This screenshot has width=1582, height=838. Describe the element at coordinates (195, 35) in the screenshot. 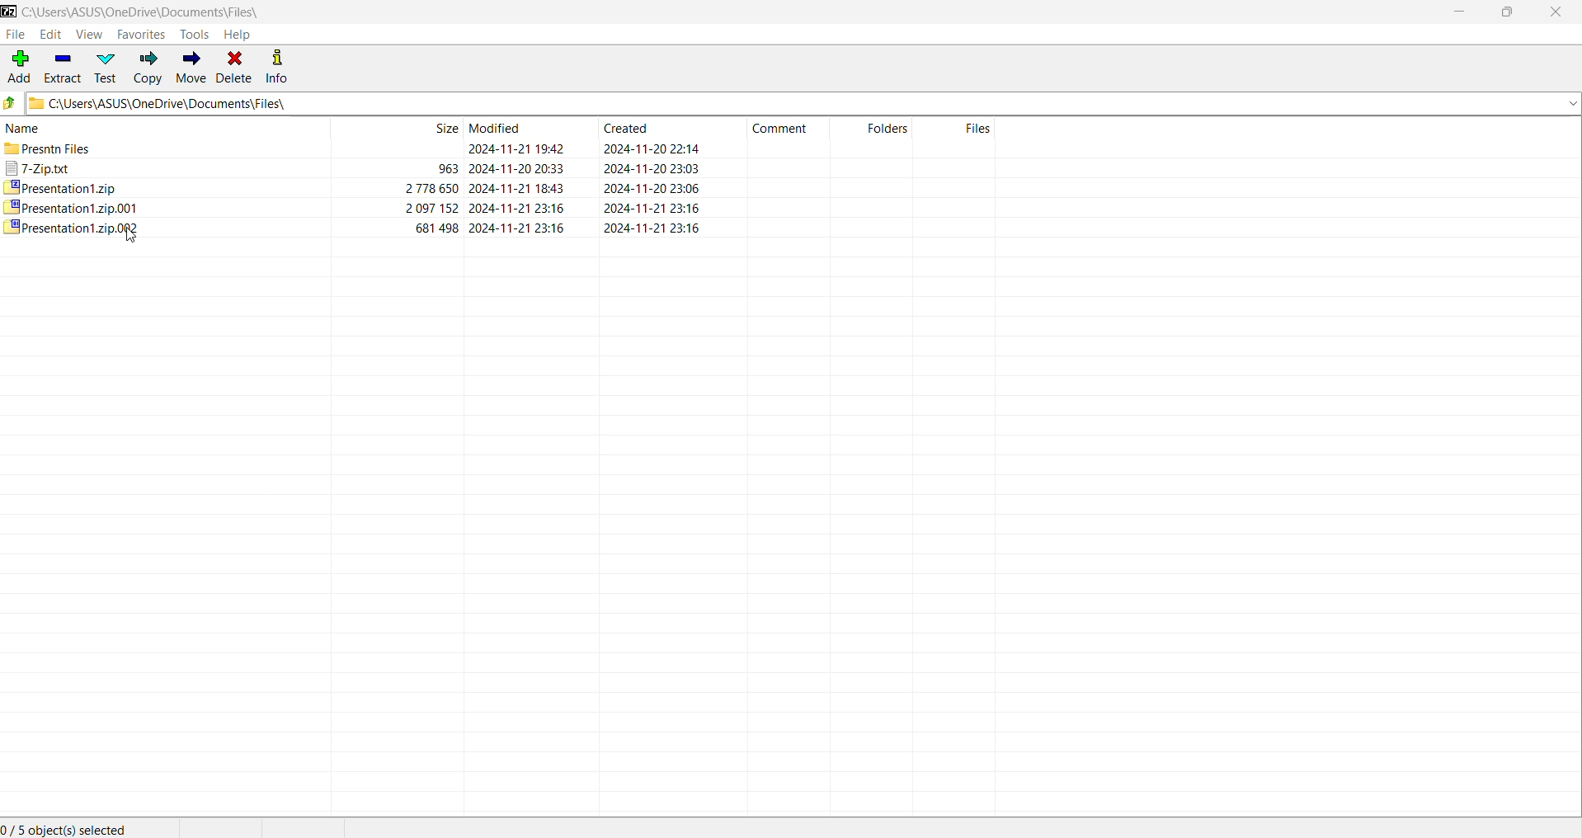

I see `Tools` at that location.